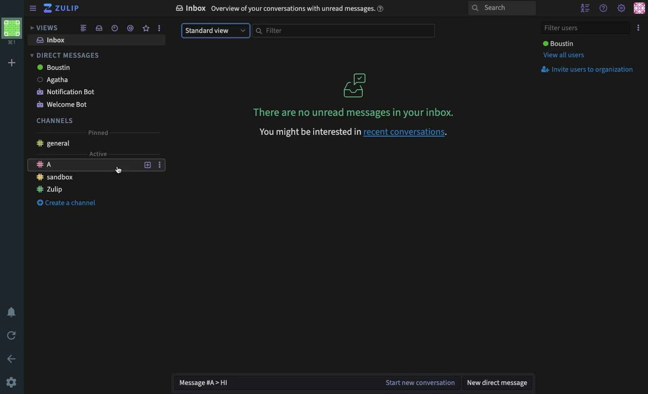 The image size is (648, 394). What do you see at coordinates (215, 31) in the screenshot?
I see `Standard view` at bounding box center [215, 31].